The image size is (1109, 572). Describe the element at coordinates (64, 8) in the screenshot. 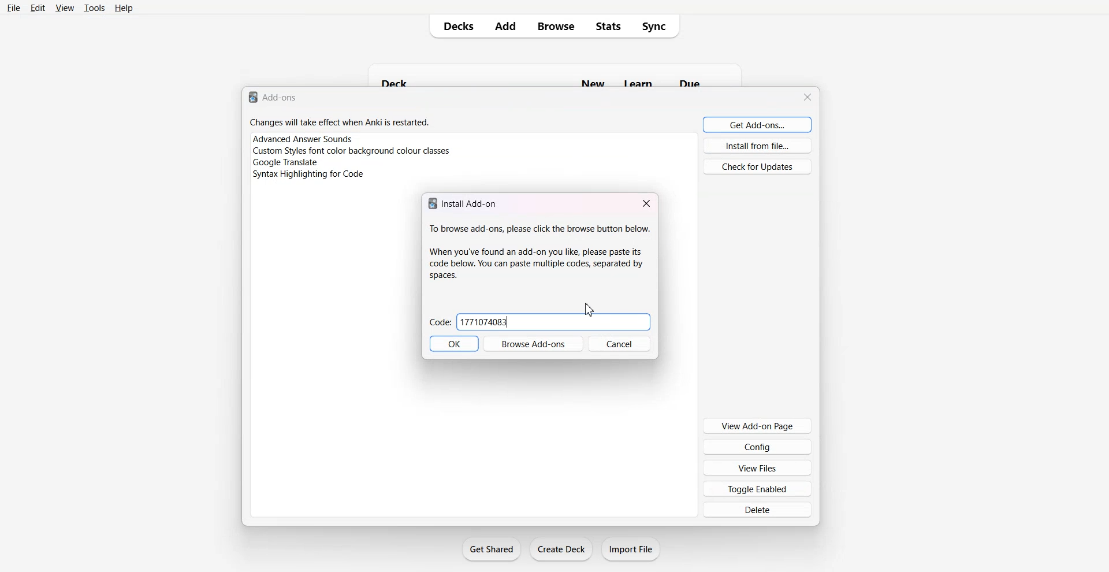

I see `View` at that location.